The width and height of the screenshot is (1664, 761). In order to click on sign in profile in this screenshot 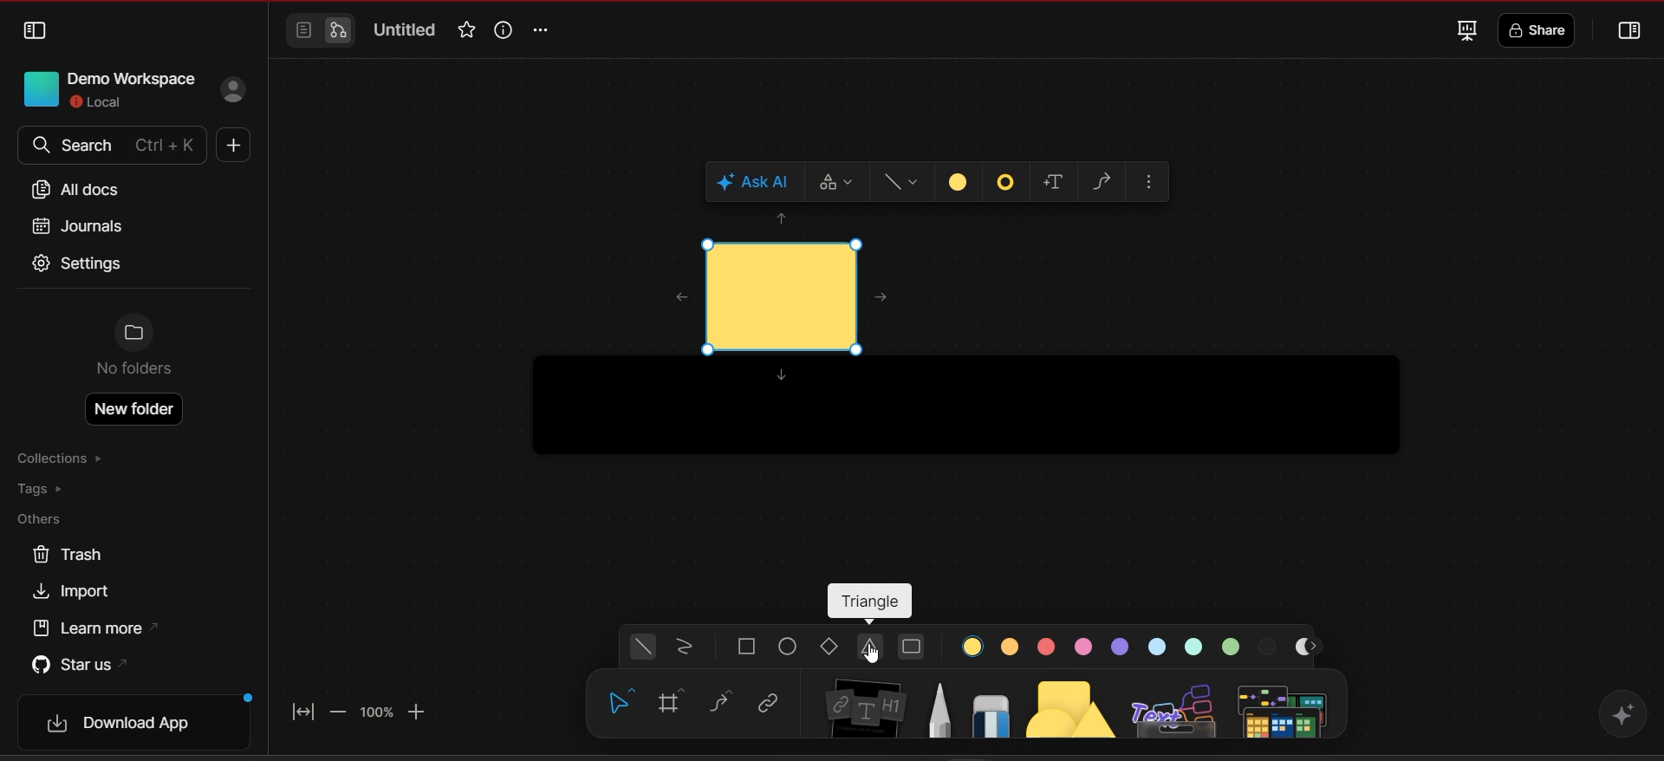, I will do `click(236, 91)`.